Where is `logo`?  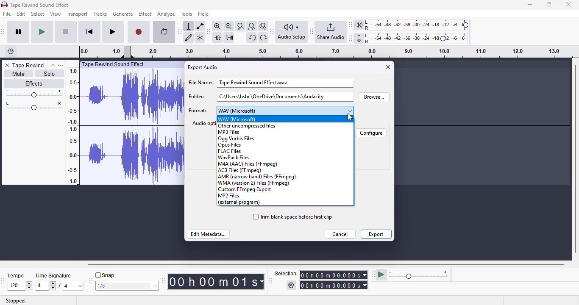
logo is located at coordinates (5, 4).